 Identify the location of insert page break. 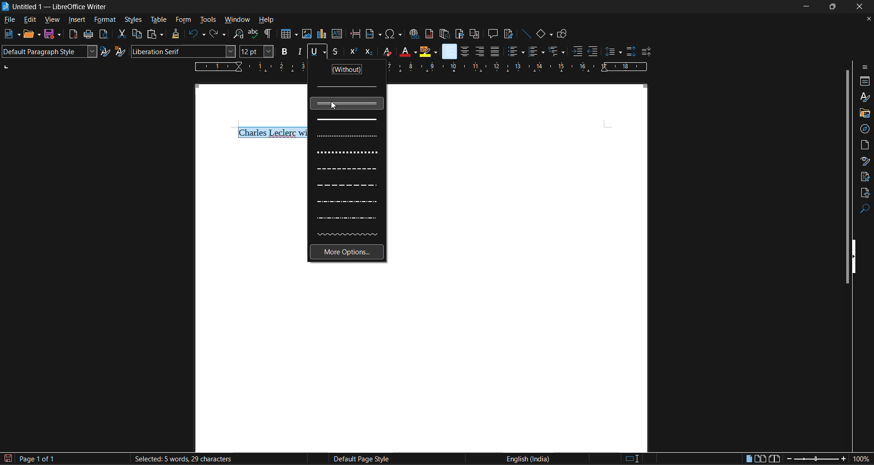
(355, 34).